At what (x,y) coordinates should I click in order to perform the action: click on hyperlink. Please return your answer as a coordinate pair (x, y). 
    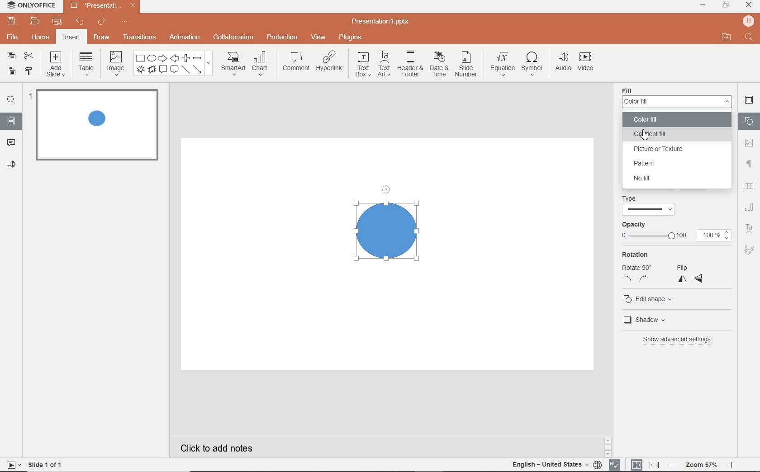
    Looking at the image, I should click on (330, 63).